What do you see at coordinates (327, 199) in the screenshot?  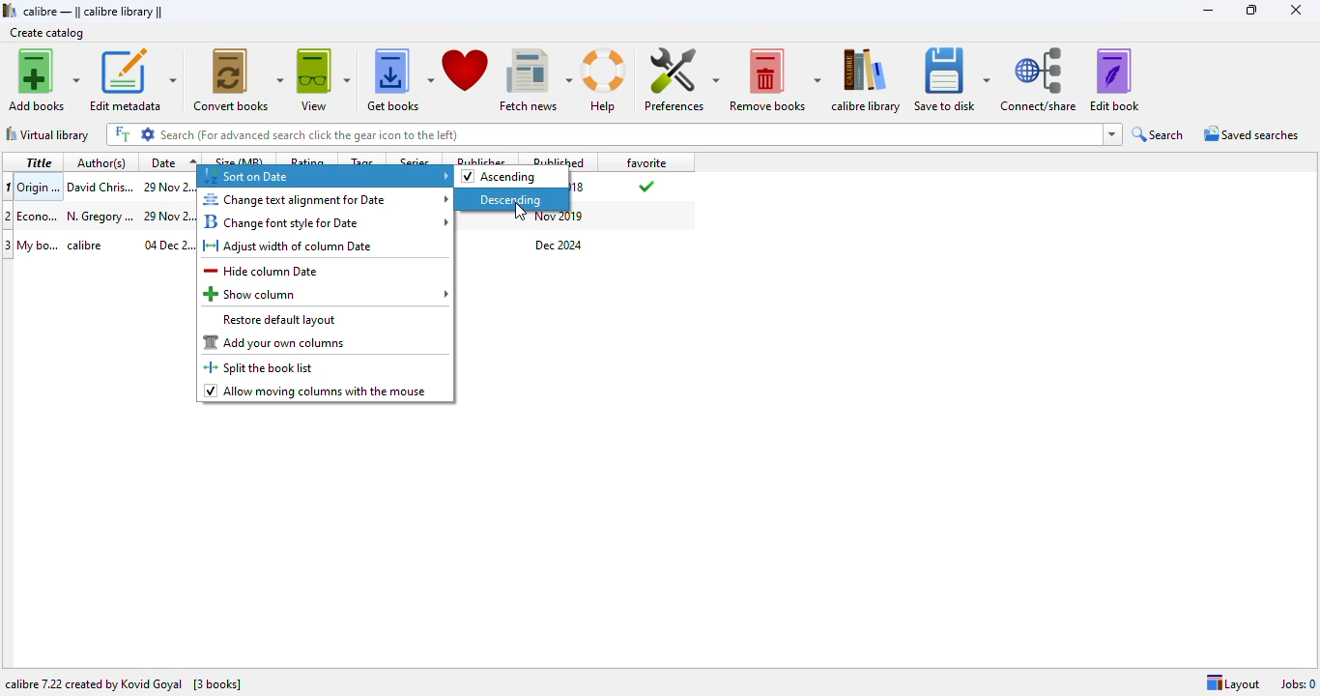 I see `change text alignment for date` at bounding box center [327, 199].